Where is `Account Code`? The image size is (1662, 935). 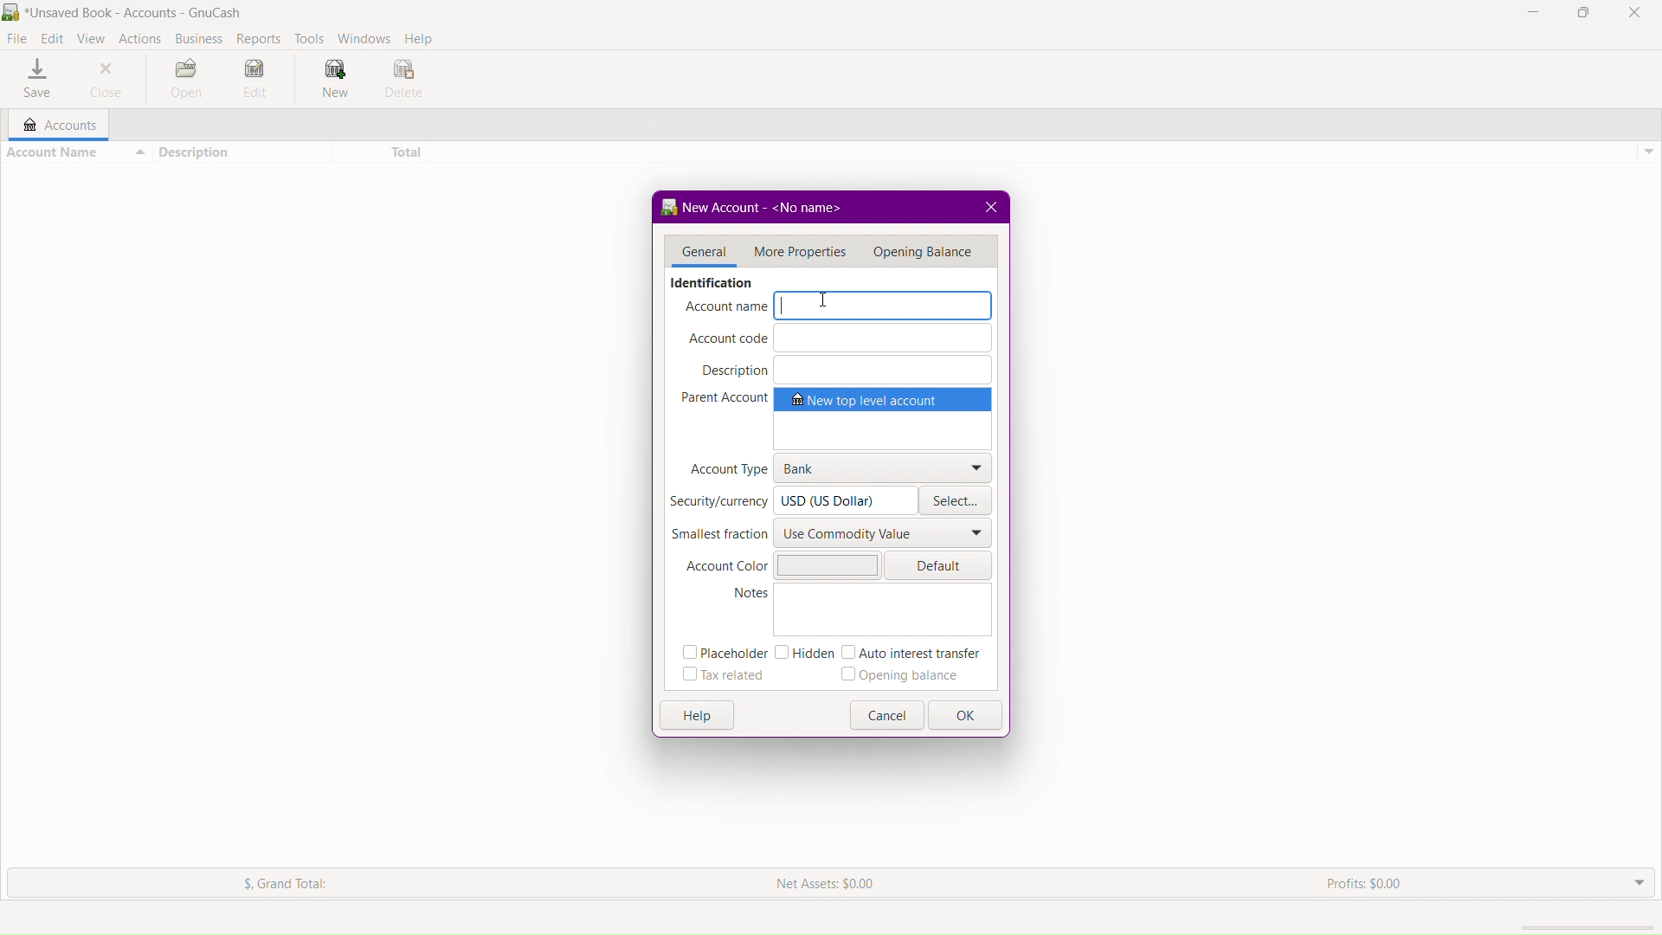
Account Code is located at coordinates (840, 339).